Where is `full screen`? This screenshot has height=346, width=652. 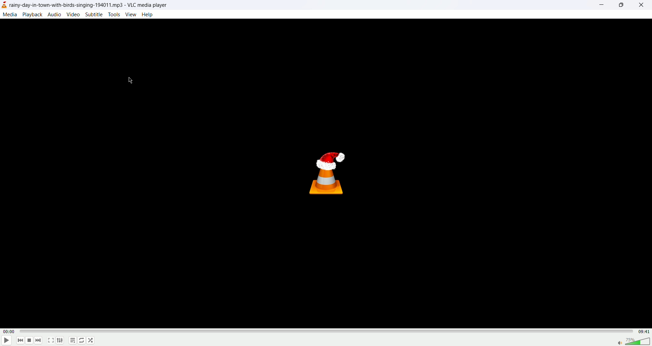 full screen is located at coordinates (51, 341).